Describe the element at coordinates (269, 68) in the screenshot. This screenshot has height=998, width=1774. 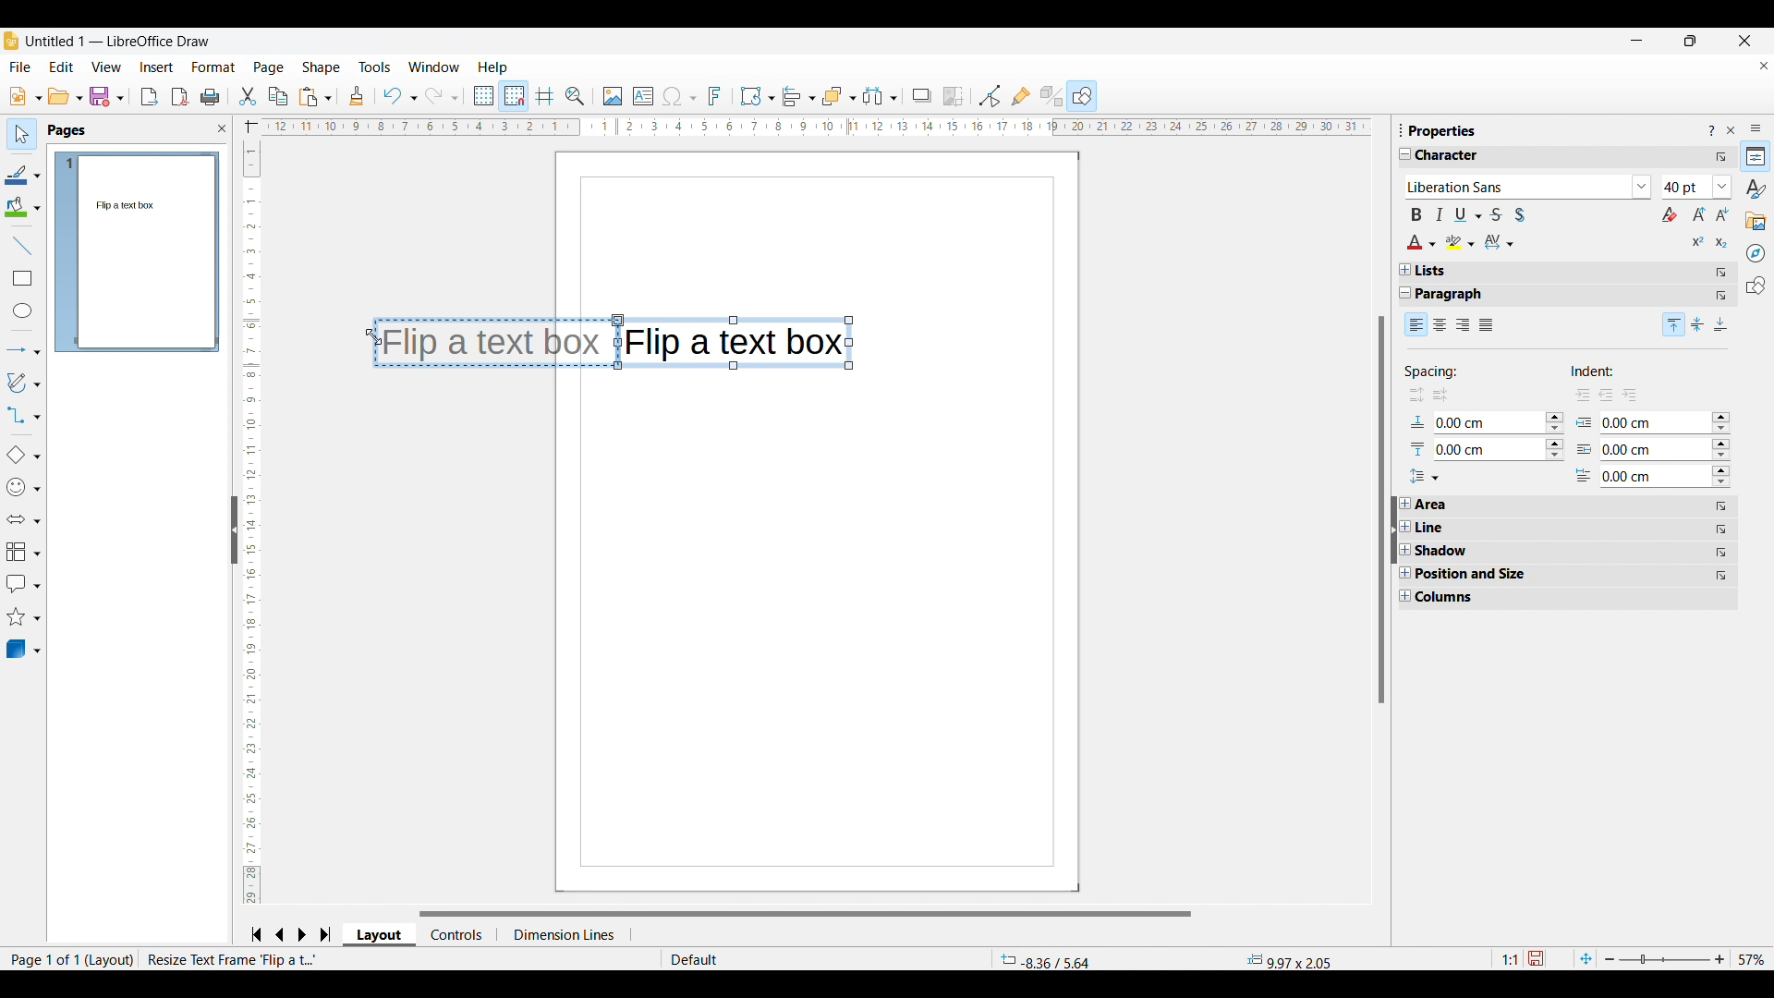
I see `Page menu` at that location.